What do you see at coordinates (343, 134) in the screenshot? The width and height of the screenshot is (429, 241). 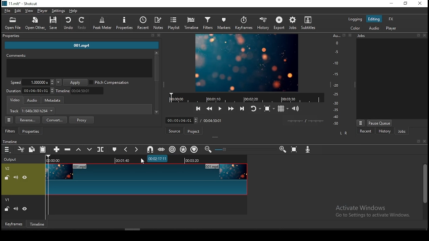 I see `L R` at bounding box center [343, 134].